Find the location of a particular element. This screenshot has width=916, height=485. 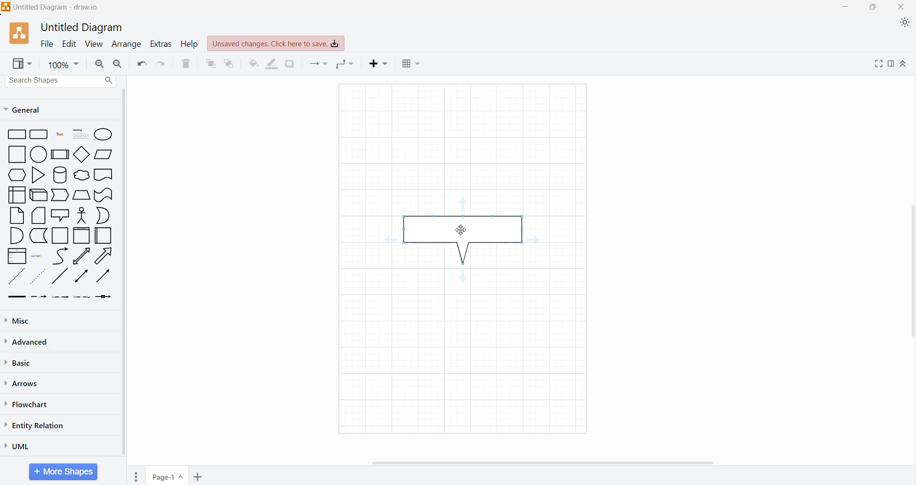

user interface is located at coordinates (17, 195).